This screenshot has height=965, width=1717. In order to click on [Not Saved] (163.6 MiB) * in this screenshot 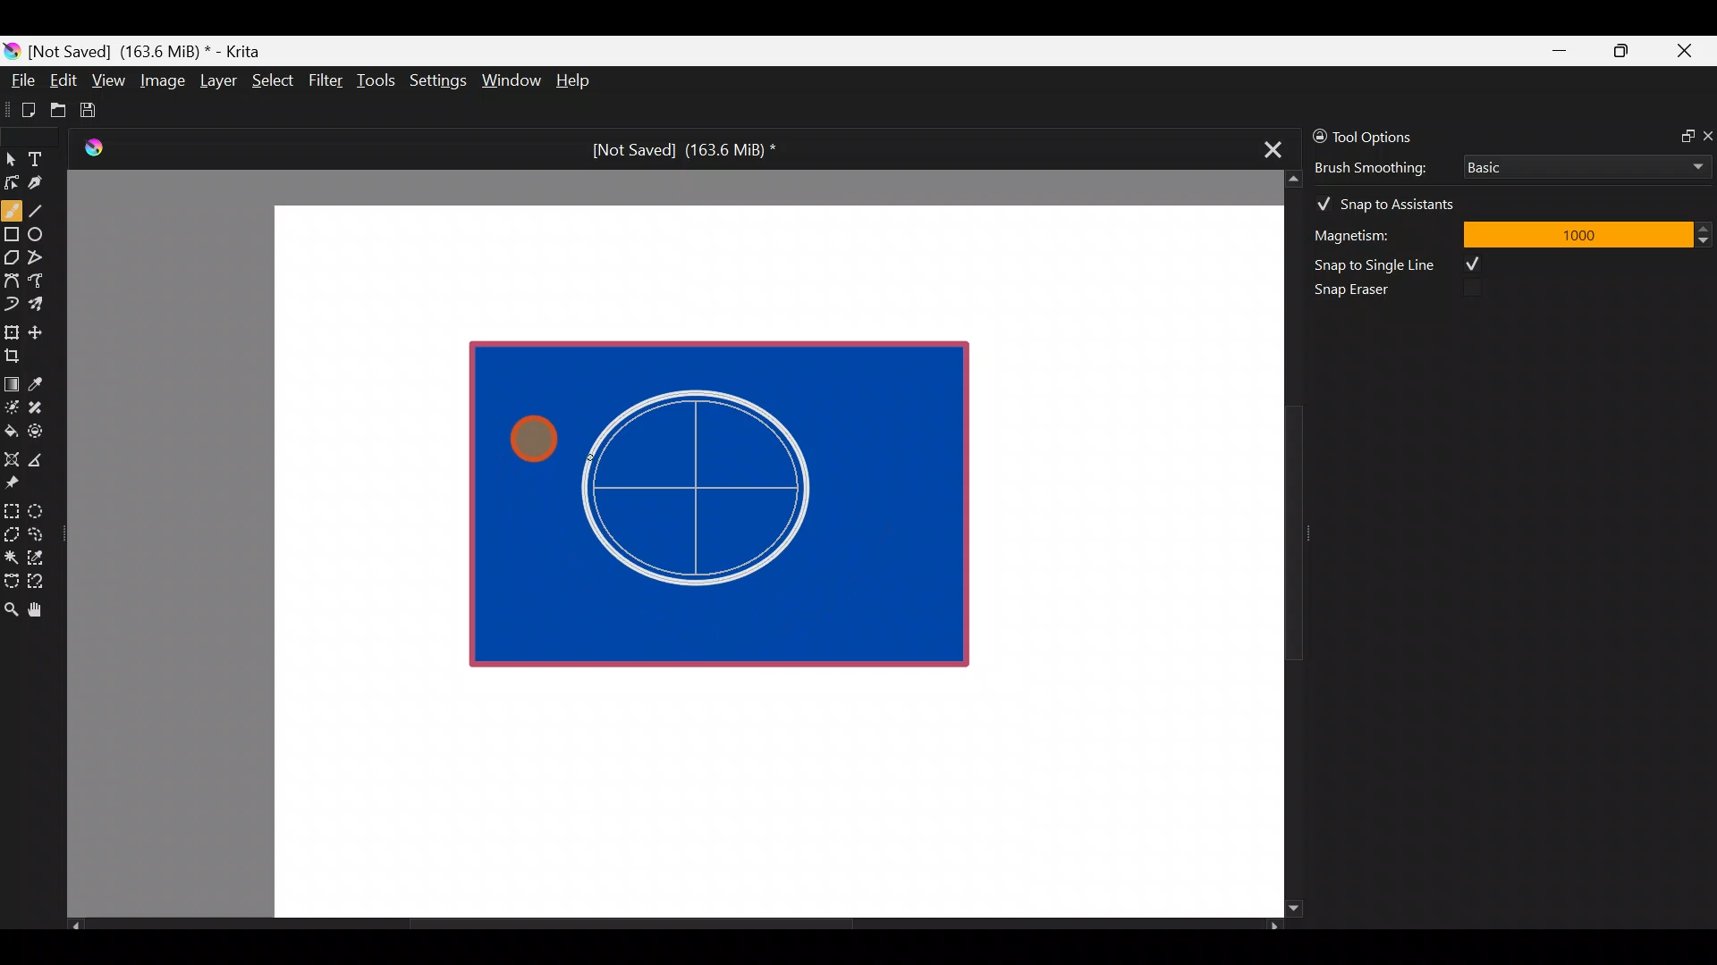, I will do `click(677, 150)`.